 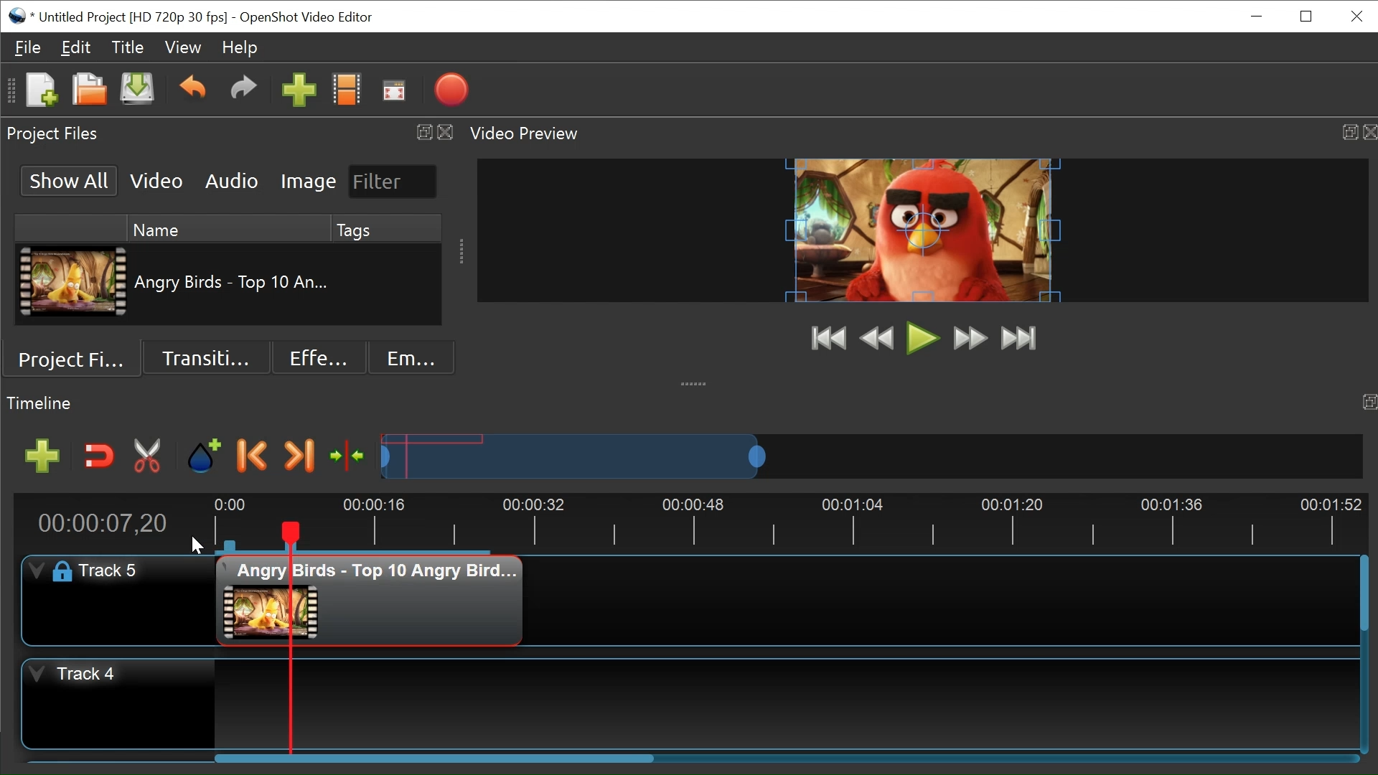 What do you see at coordinates (243, 50) in the screenshot?
I see `Help` at bounding box center [243, 50].